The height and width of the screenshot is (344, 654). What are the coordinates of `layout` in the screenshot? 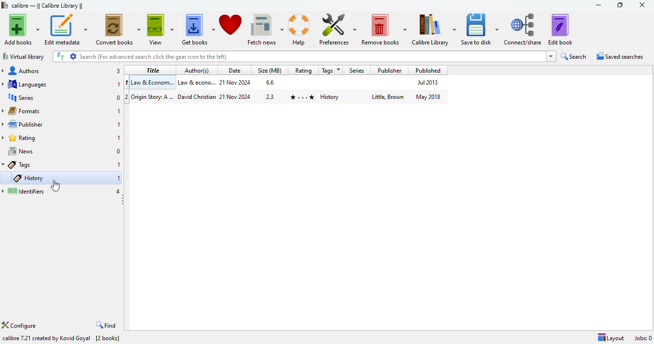 It's located at (611, 338).